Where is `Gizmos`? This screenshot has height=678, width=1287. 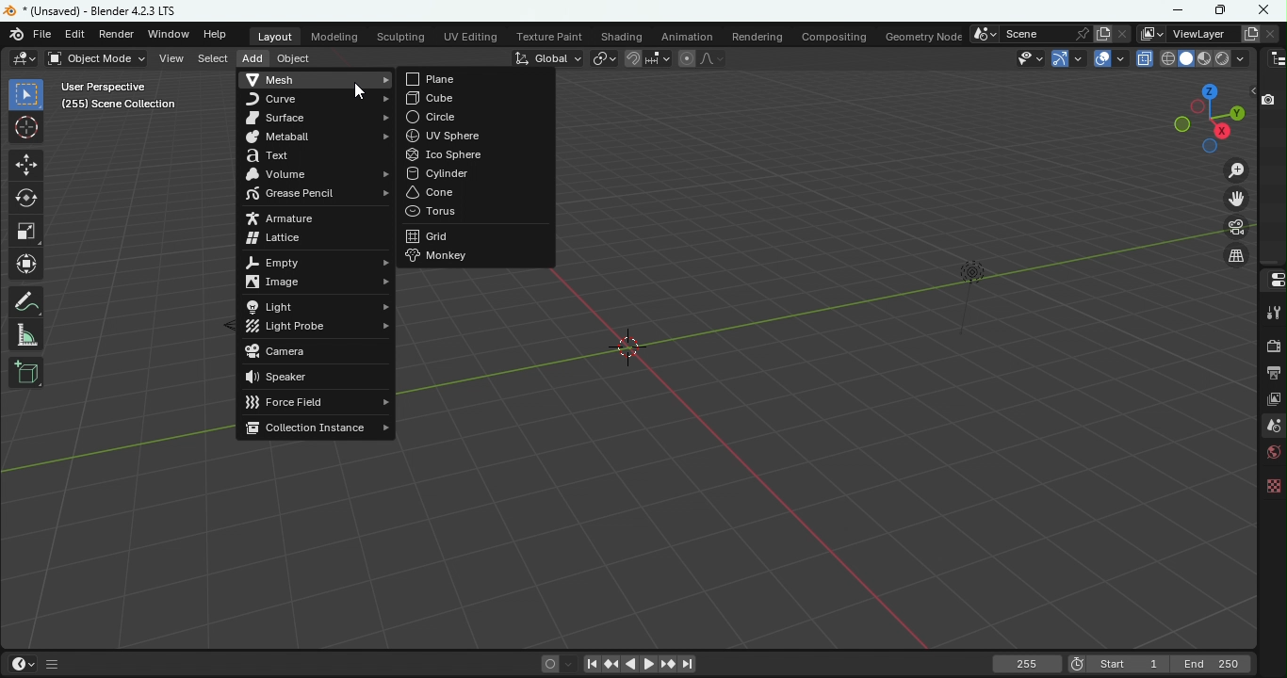 Gizmos is located at coordinates (1080, 56).